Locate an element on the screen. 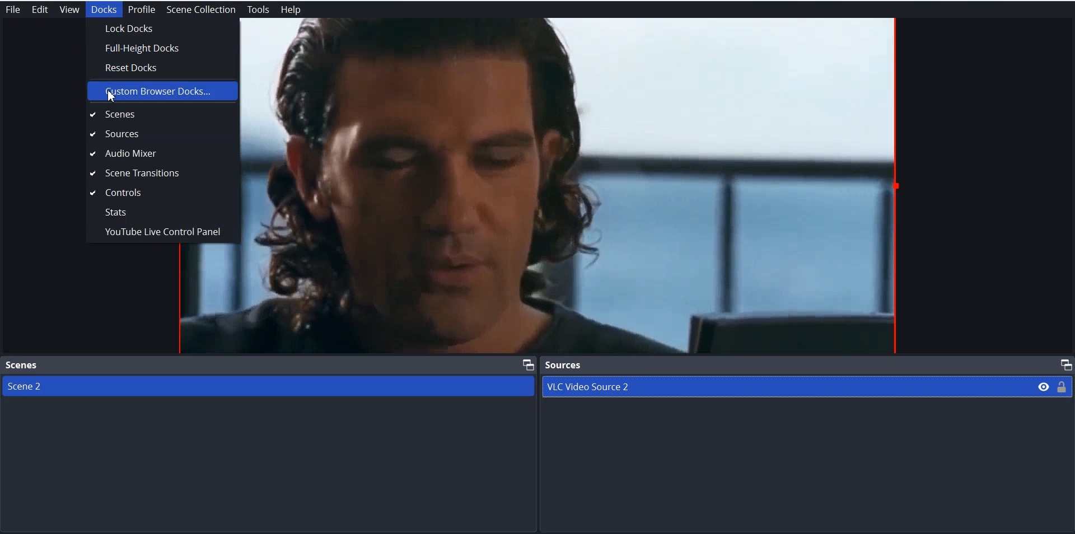 This screenshot has height=534, width=1075. Scene 2 is located at coordinates (269, 386).